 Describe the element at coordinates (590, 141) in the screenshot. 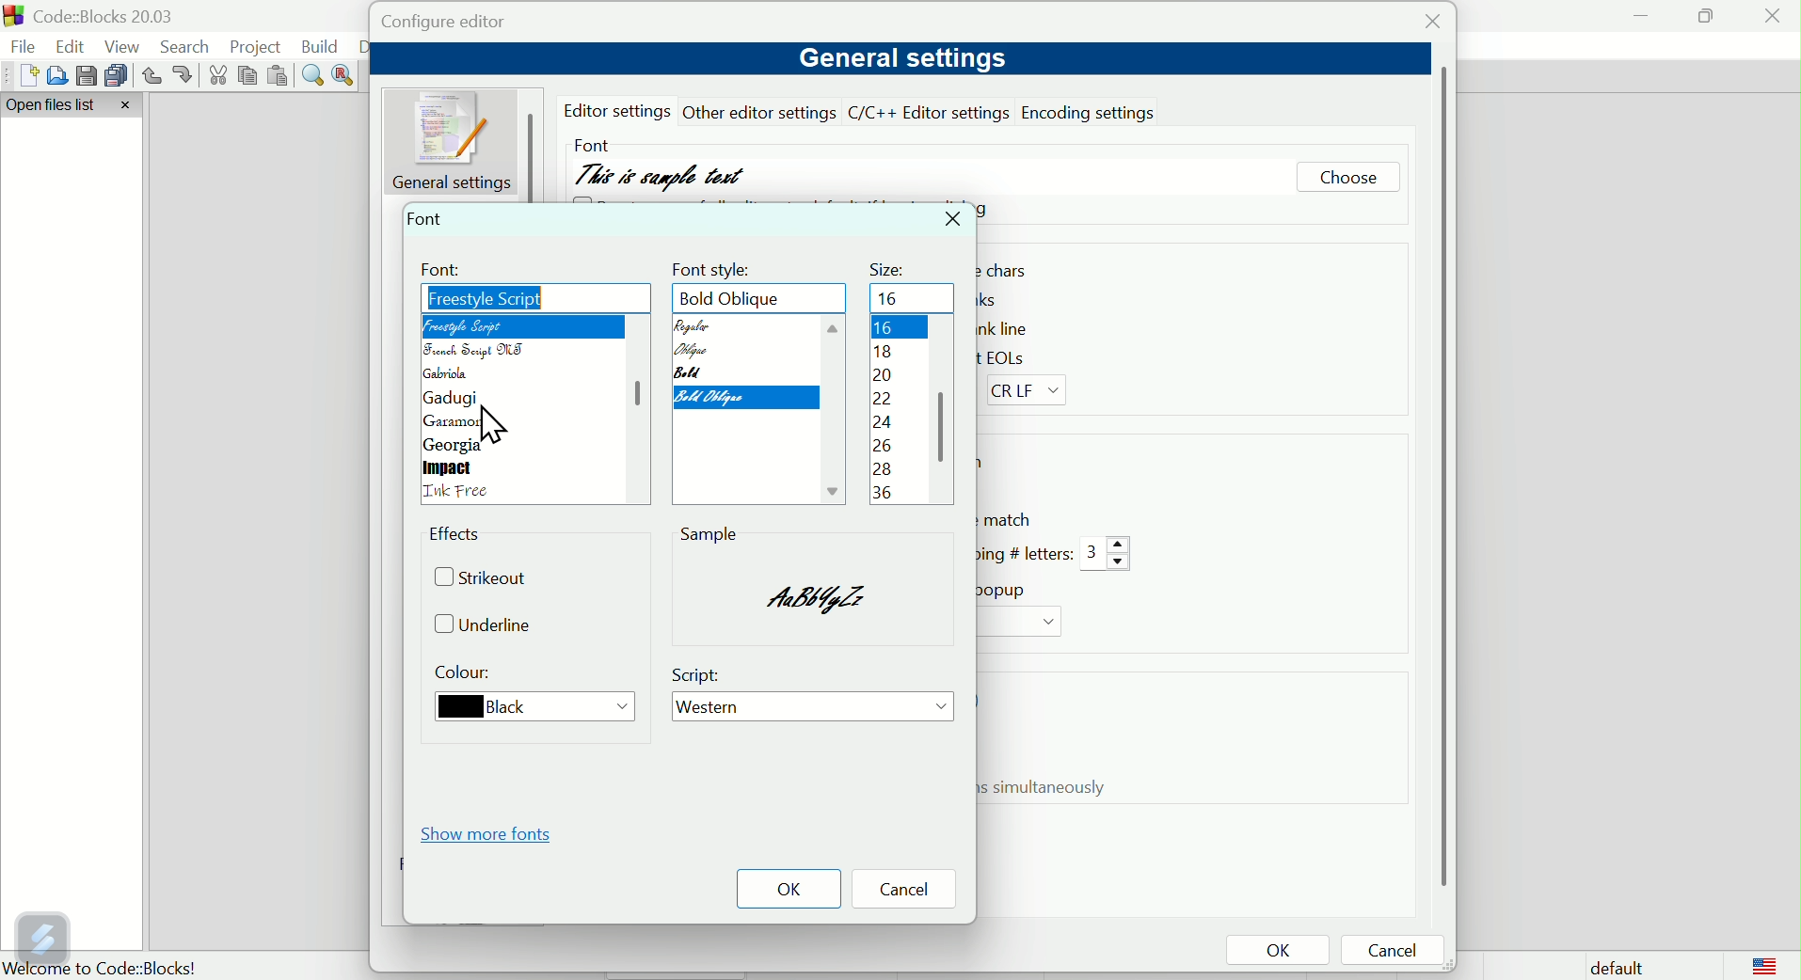

I see `Font` at that location.